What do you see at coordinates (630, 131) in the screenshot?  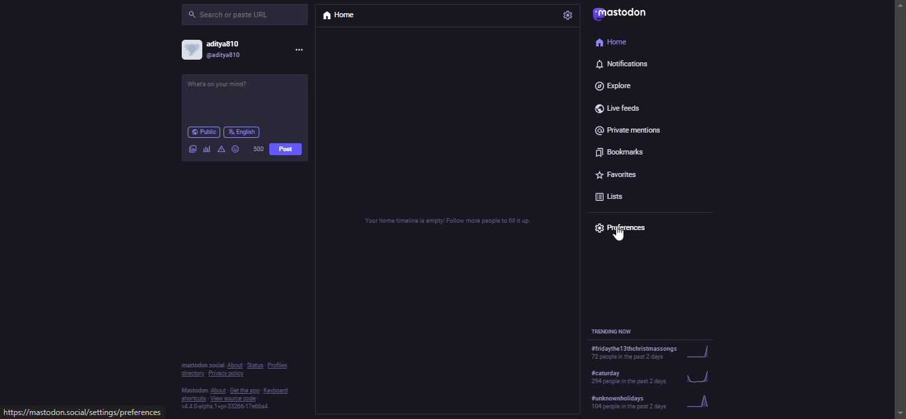 I see `private mentions` at bounding box center [630, 131].